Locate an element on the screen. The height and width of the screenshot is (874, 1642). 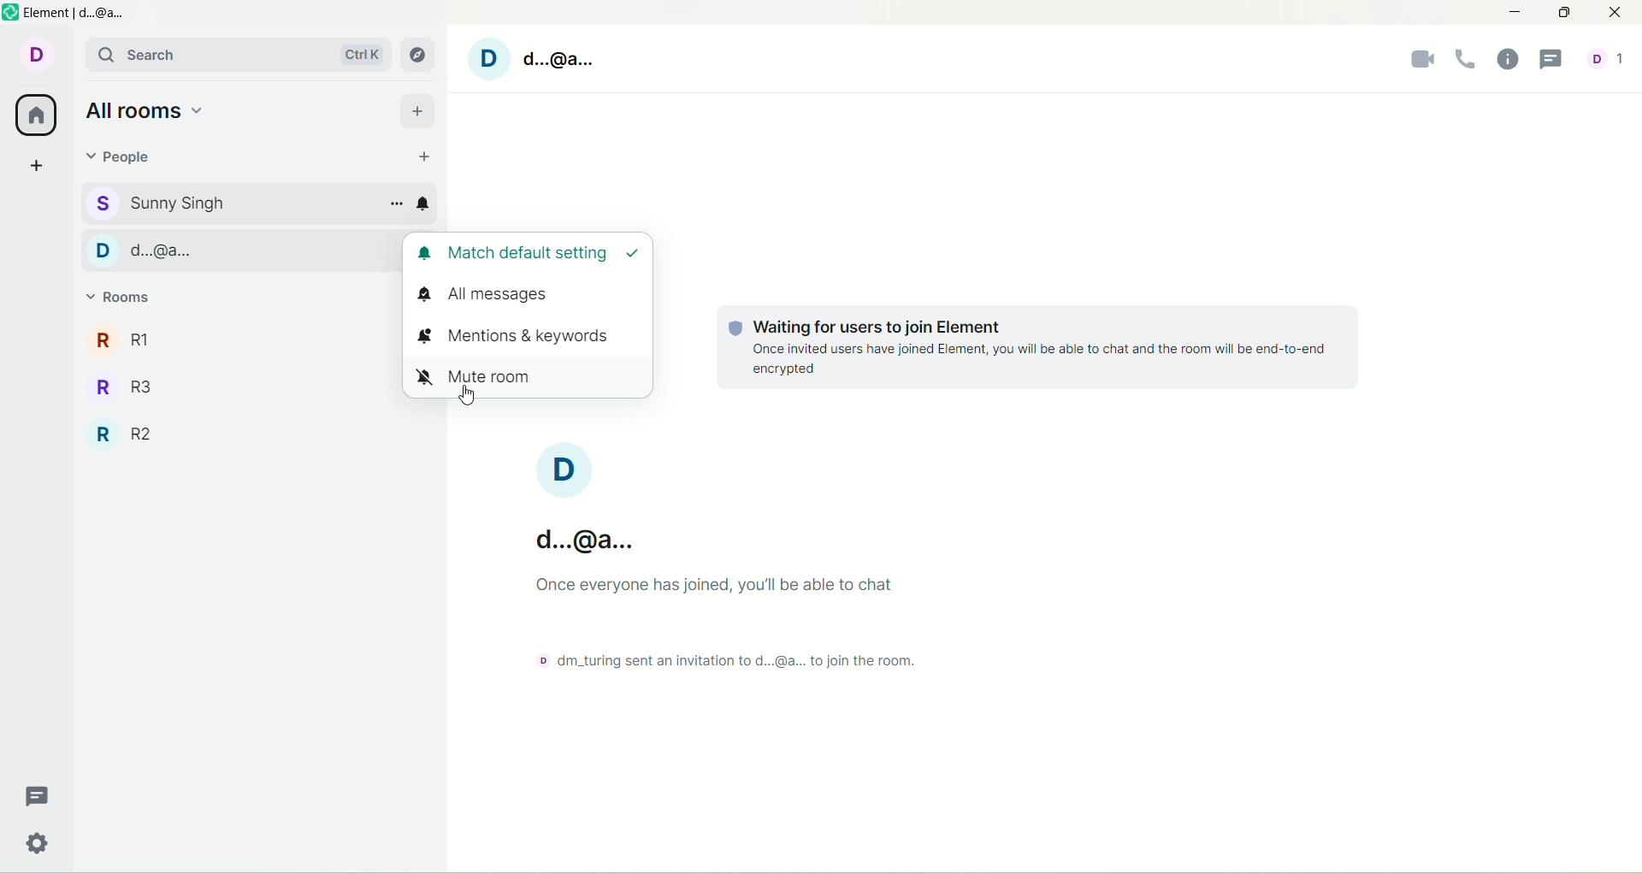
search is located at coordinates (237, 55).